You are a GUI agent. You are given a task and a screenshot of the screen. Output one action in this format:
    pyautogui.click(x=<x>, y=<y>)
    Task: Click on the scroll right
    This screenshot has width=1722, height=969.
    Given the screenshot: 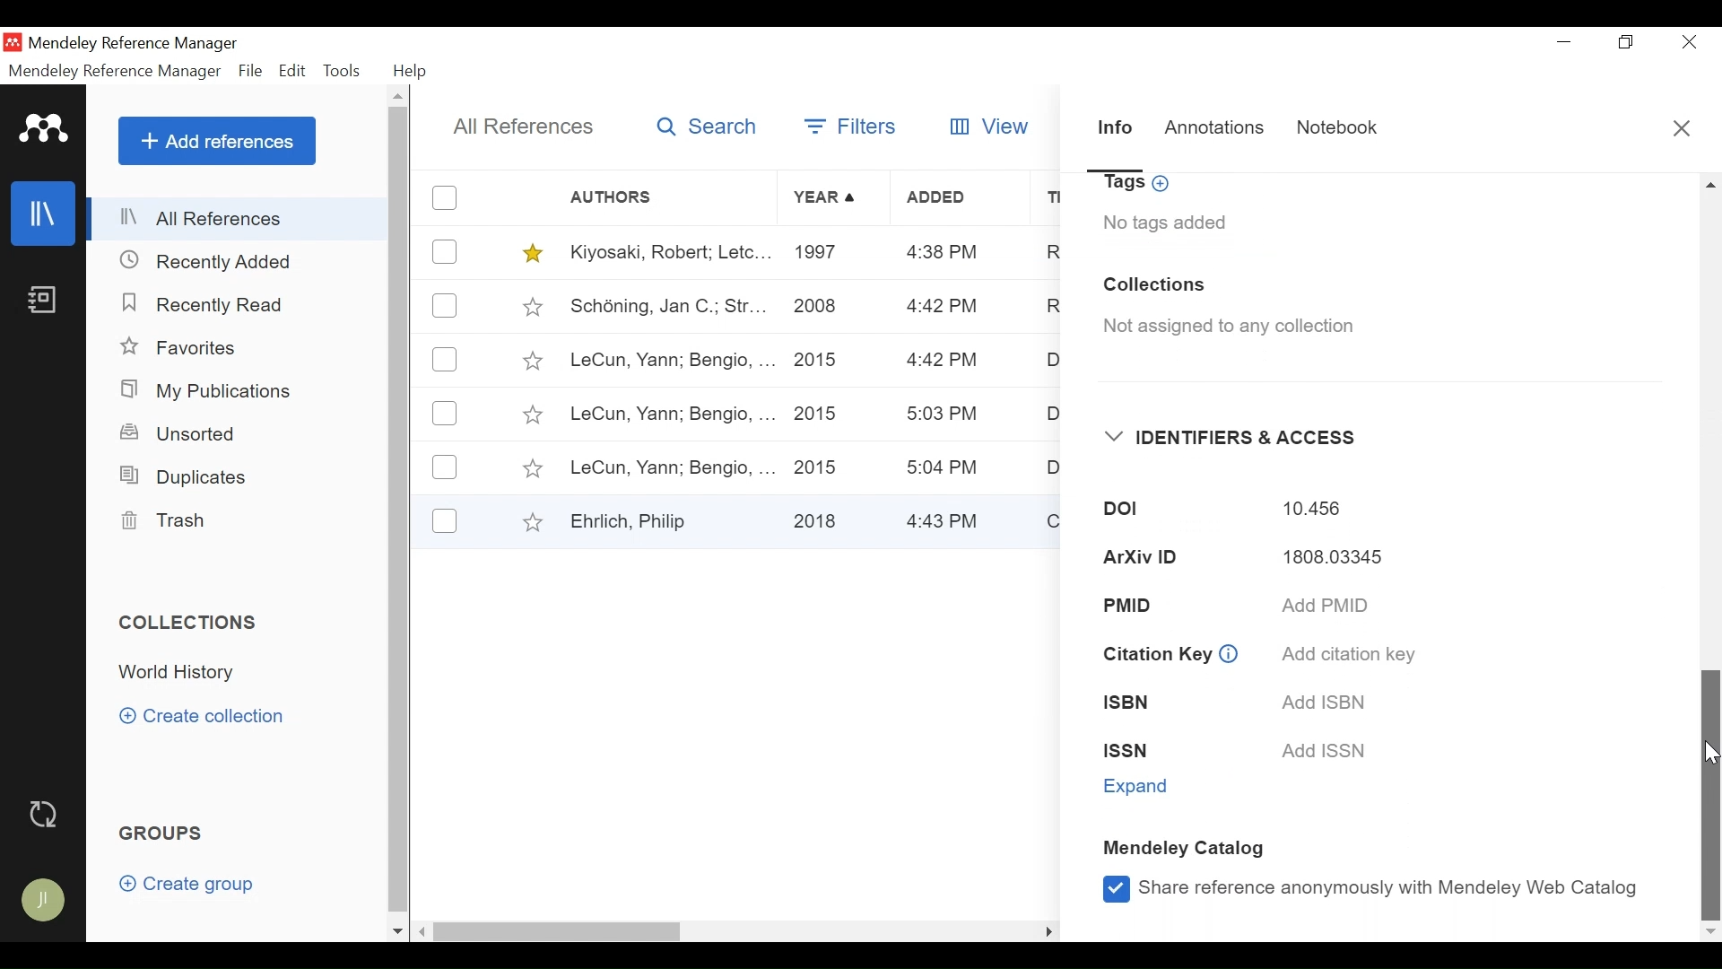 What is the action you would take?
    pyautogui.click(x=1048, y=930)
    